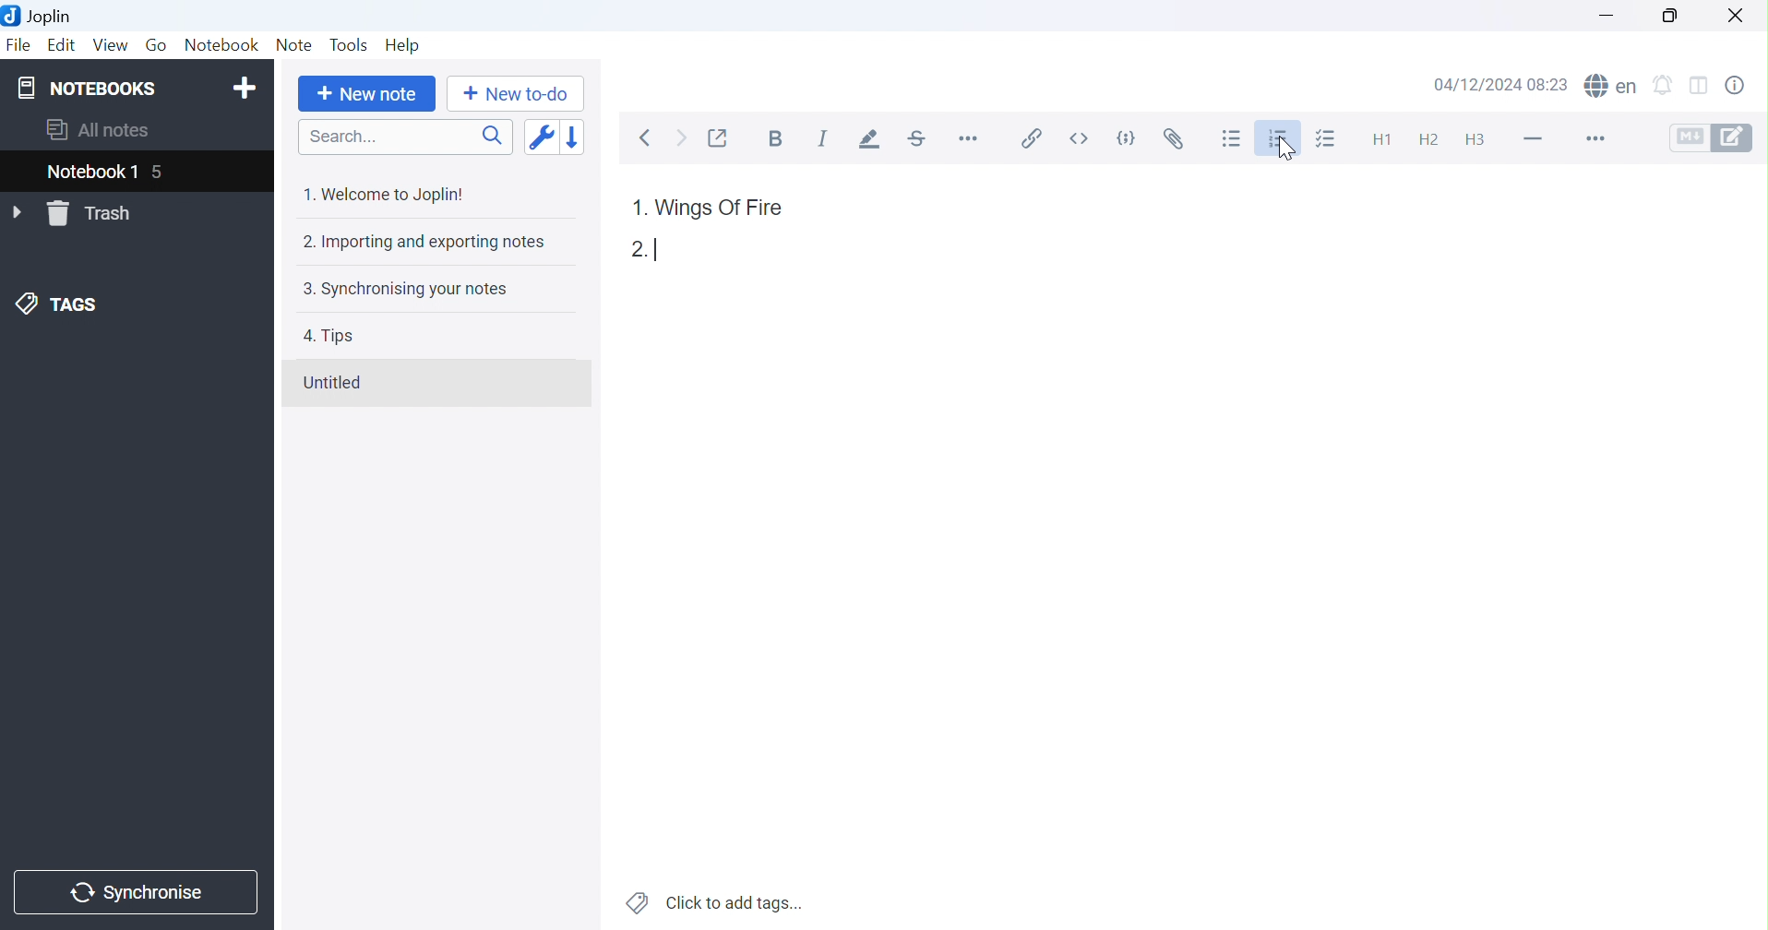 This screenshot has width=1768, height=930. I want to click on Trash, so click(94, 214).